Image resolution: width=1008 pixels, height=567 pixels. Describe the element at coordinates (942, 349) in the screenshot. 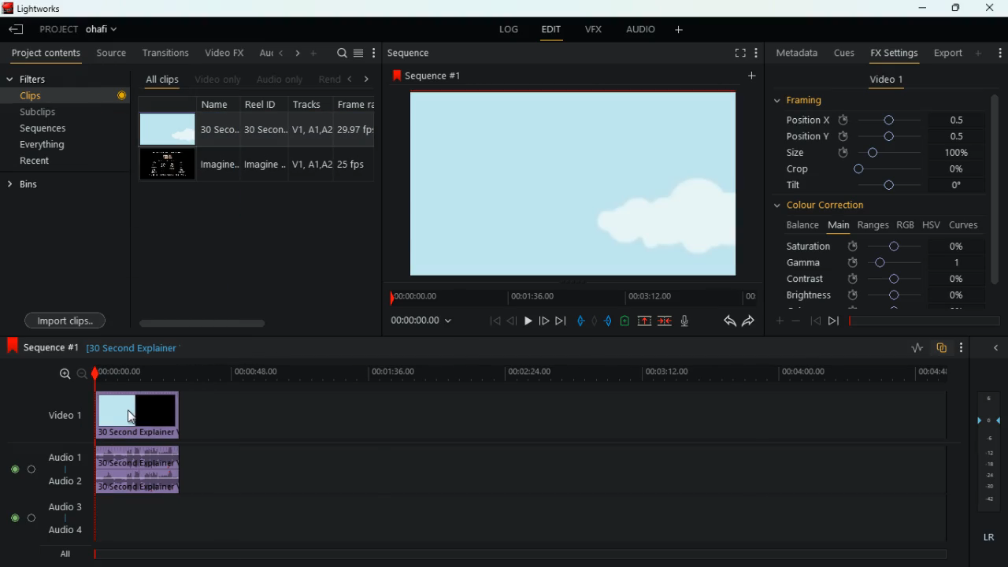

I see `overlap` at that location.